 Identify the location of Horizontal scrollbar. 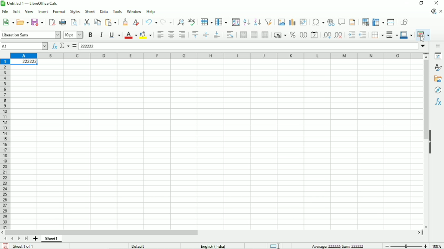
(103, 232).